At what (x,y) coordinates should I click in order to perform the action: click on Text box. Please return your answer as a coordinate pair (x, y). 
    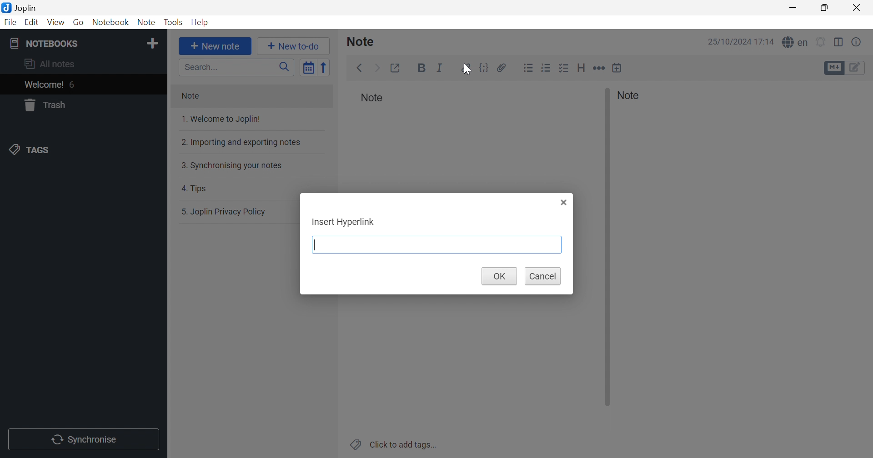
    Looking at the image, I should click on (437, 245).